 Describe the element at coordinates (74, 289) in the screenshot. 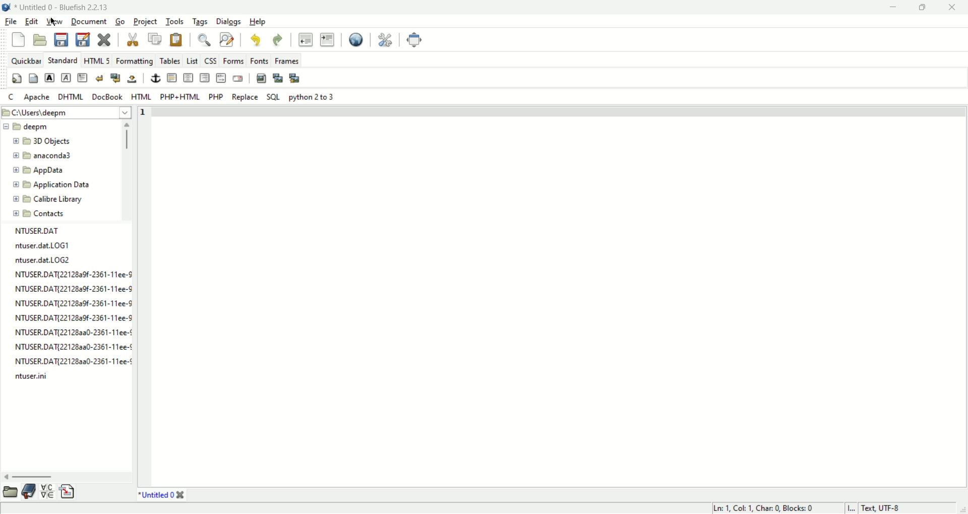

I see `NTUSER.DAT{22128a9f-2361-11ee-9` at that location.